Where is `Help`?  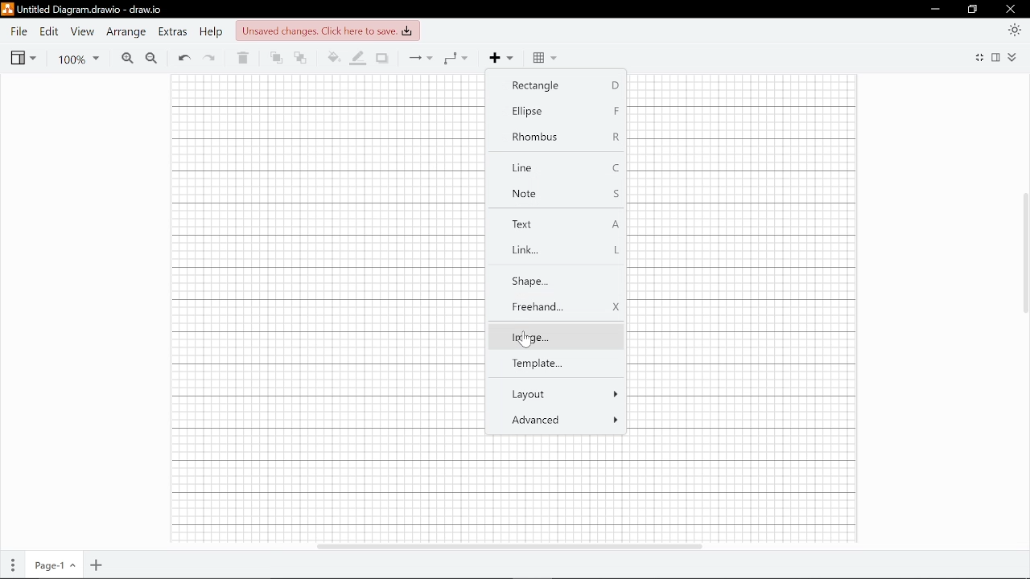
Help is located at coordinates (212, 33).